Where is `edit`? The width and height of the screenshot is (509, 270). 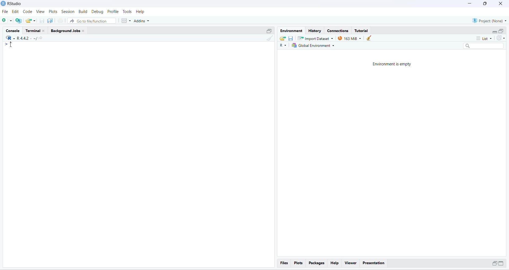 edit is located at coordinates (15, 12).